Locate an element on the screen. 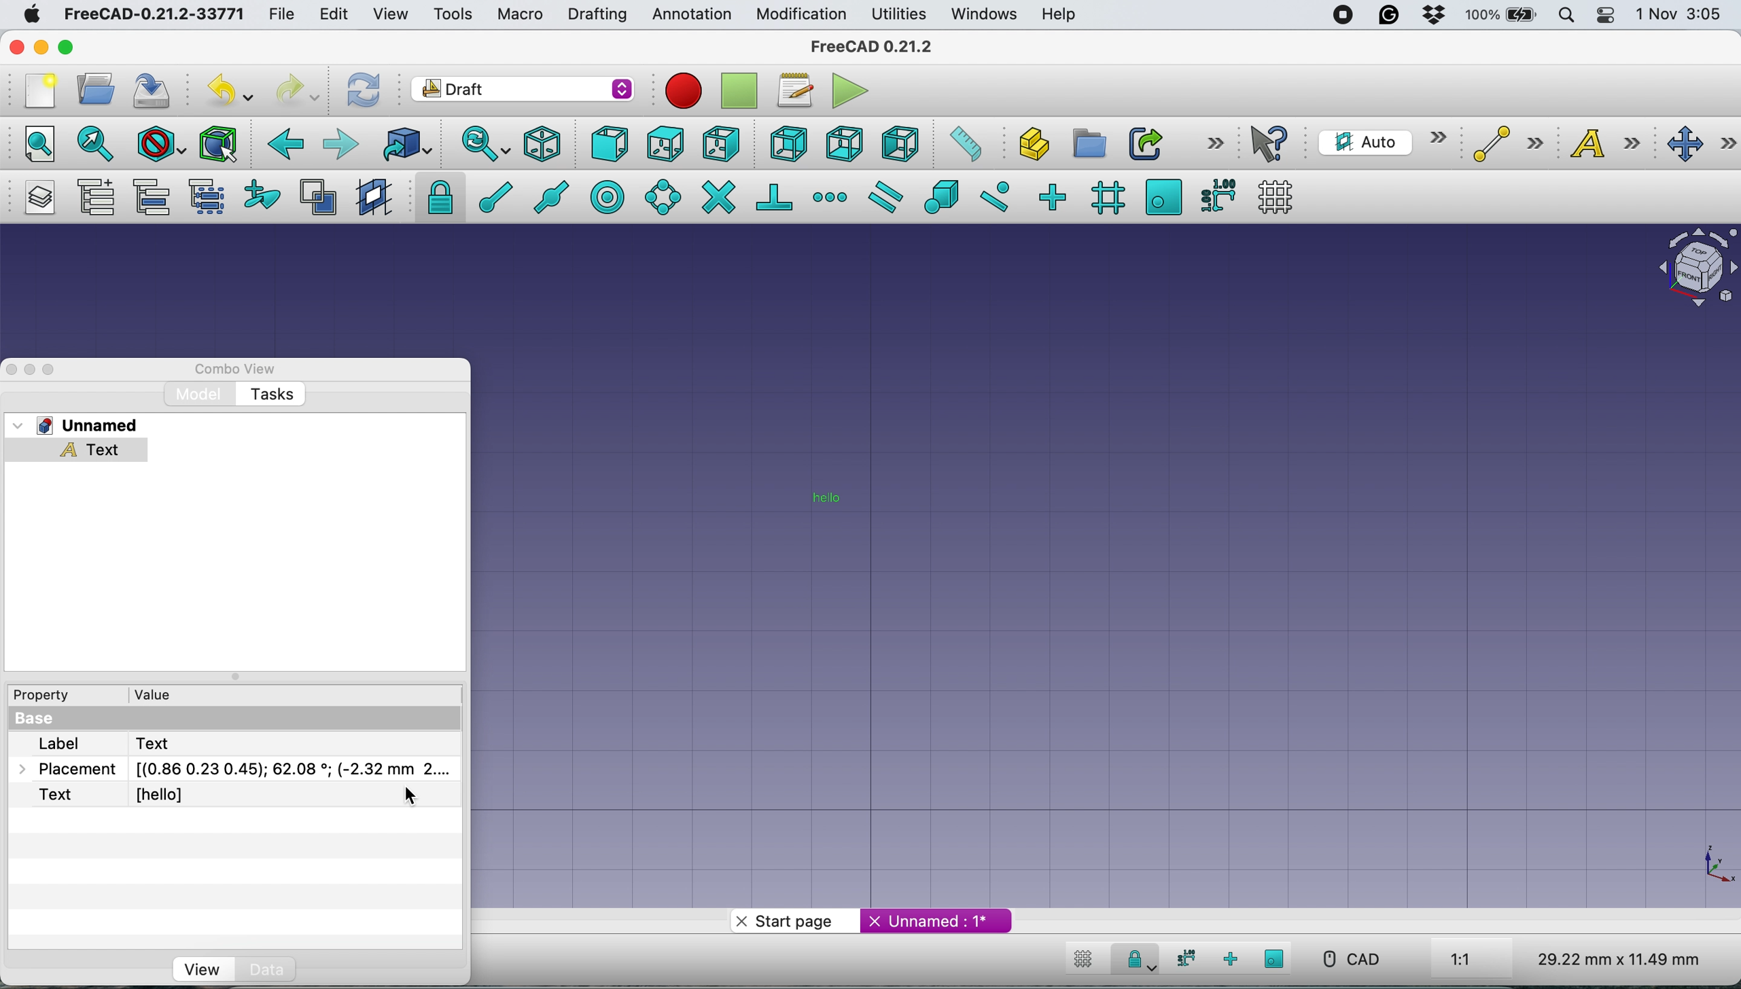 The image size is (1741, 989). object interface is located at coordinates (1692, 265).